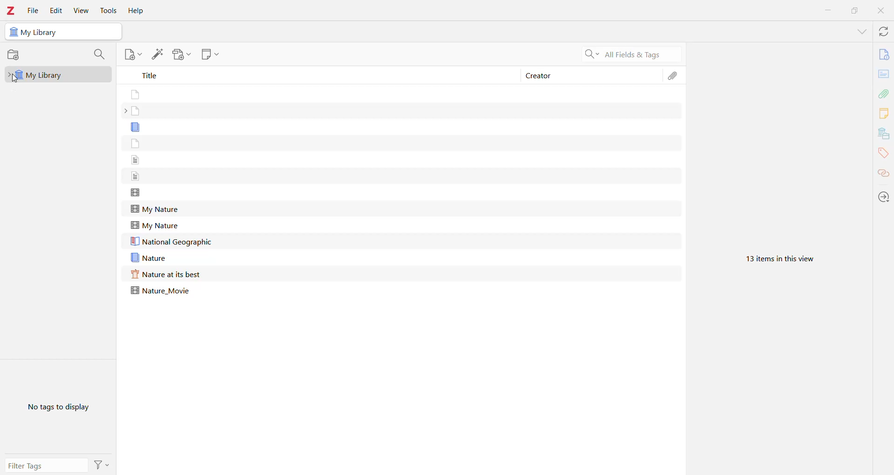  Describe the element at coordinates (140, 176) in the screenshot. I see `Without title file` at that location.